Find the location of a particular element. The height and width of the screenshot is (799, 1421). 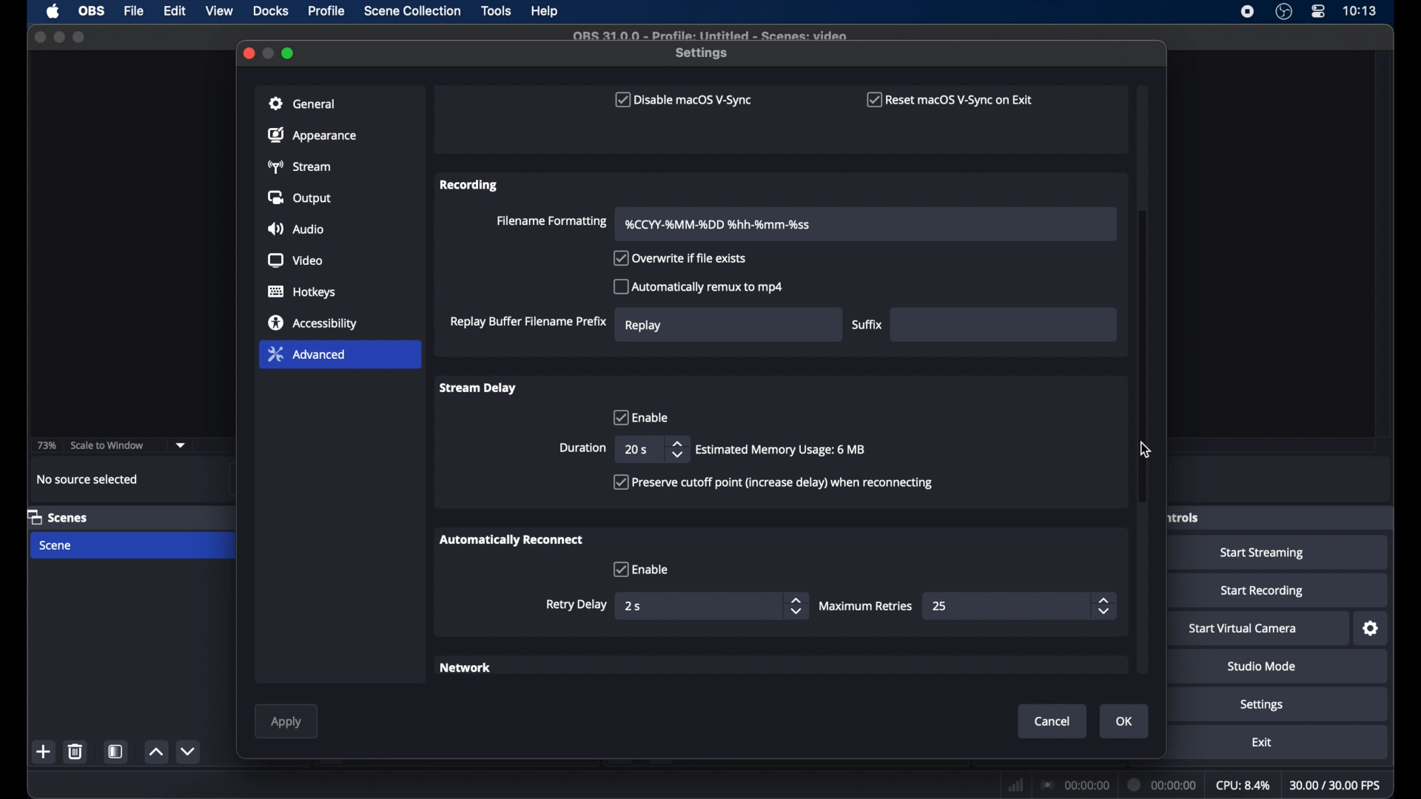

duration is located at coordinates (1163, 783).